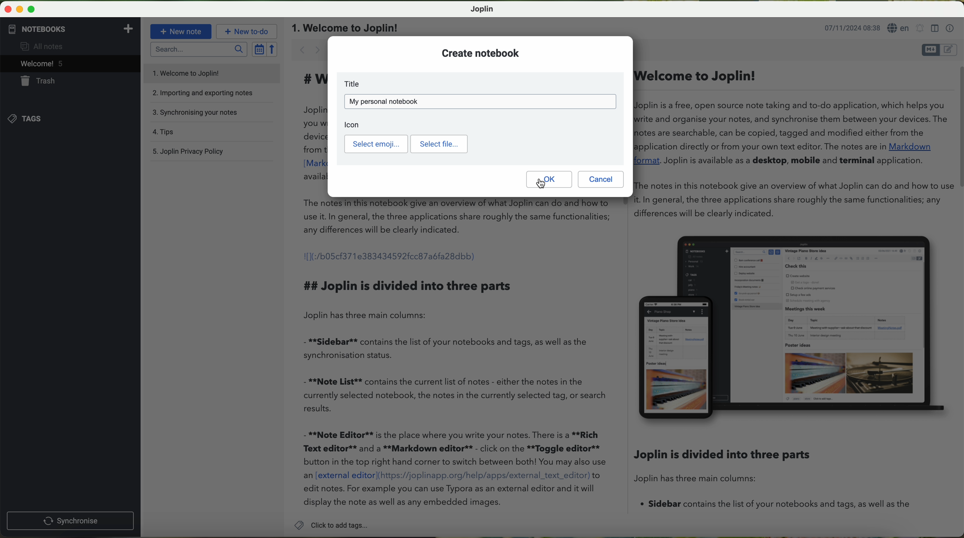 The width and height of the screenshot is (964, 538). What do you see at coordinates (181, 31) in the screenshot?
I see `new note button` at bounding box center [181, 31].